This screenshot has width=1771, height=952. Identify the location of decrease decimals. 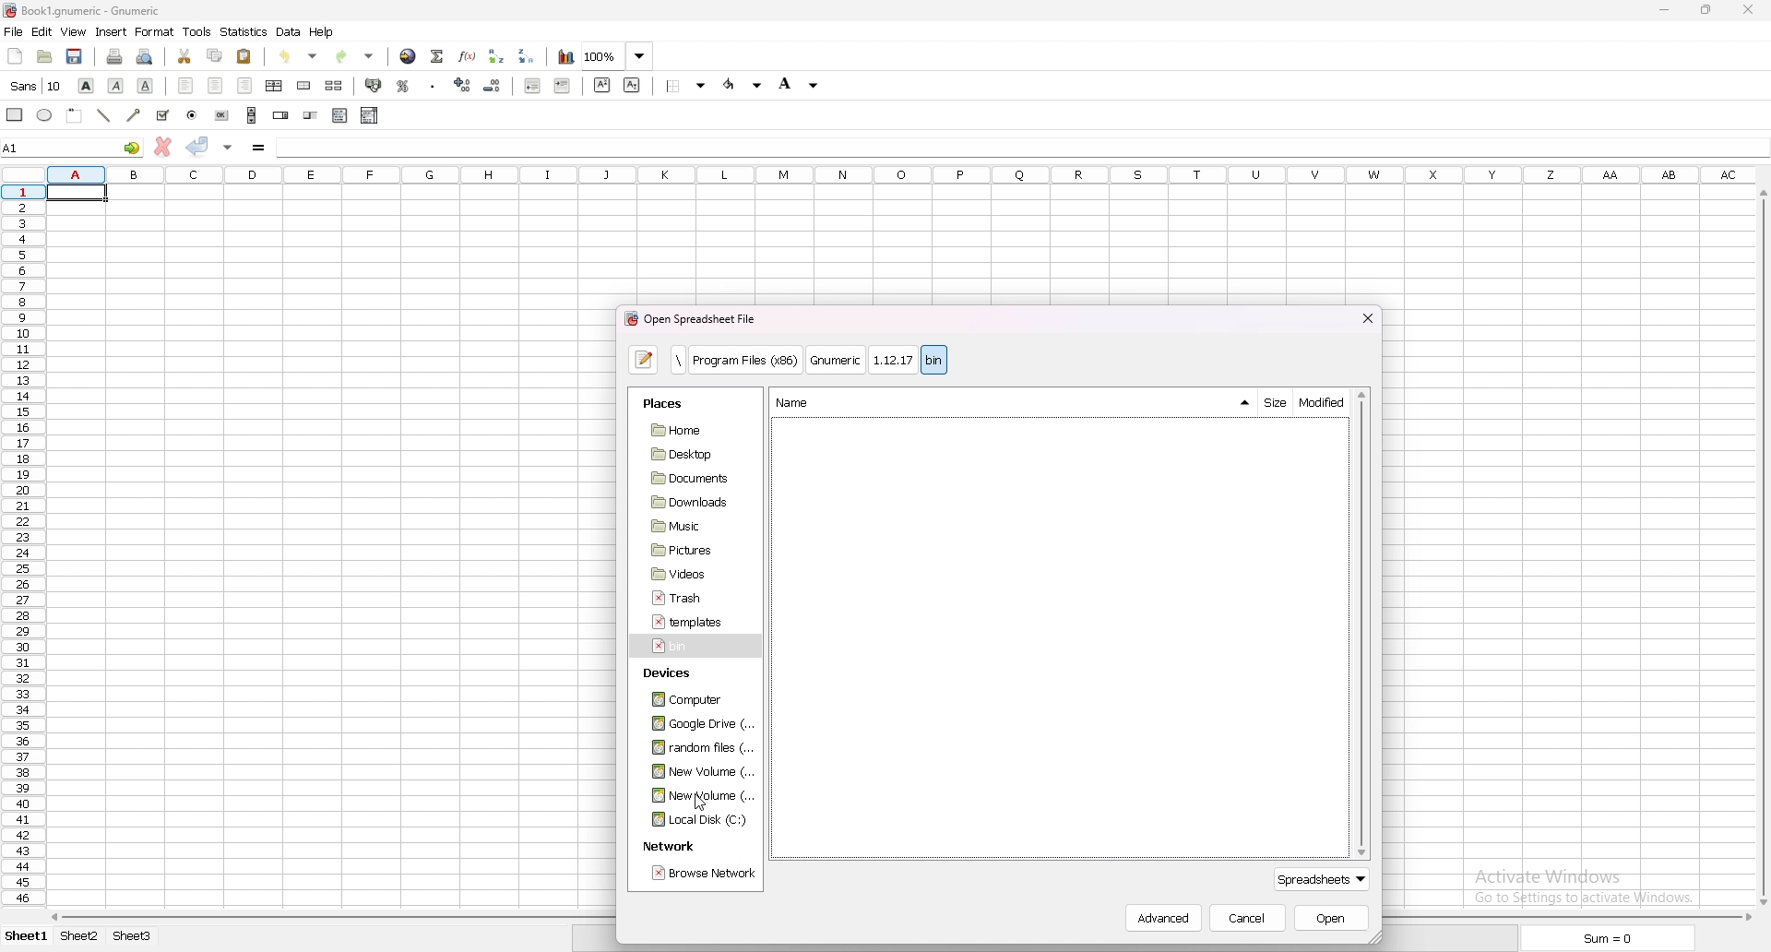
(494, 85).